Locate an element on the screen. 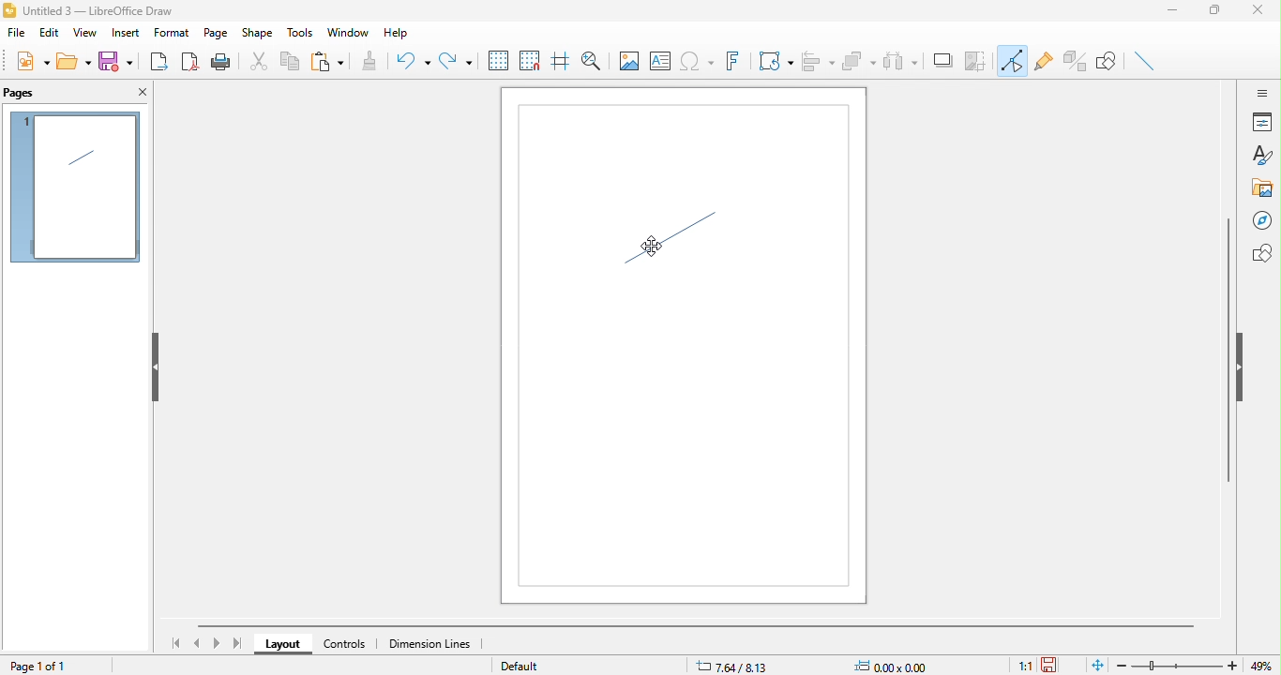 Image resolution: width=1281 pixels, height=675 pixels. fit to the current page is located at coordinates (1095, 665).